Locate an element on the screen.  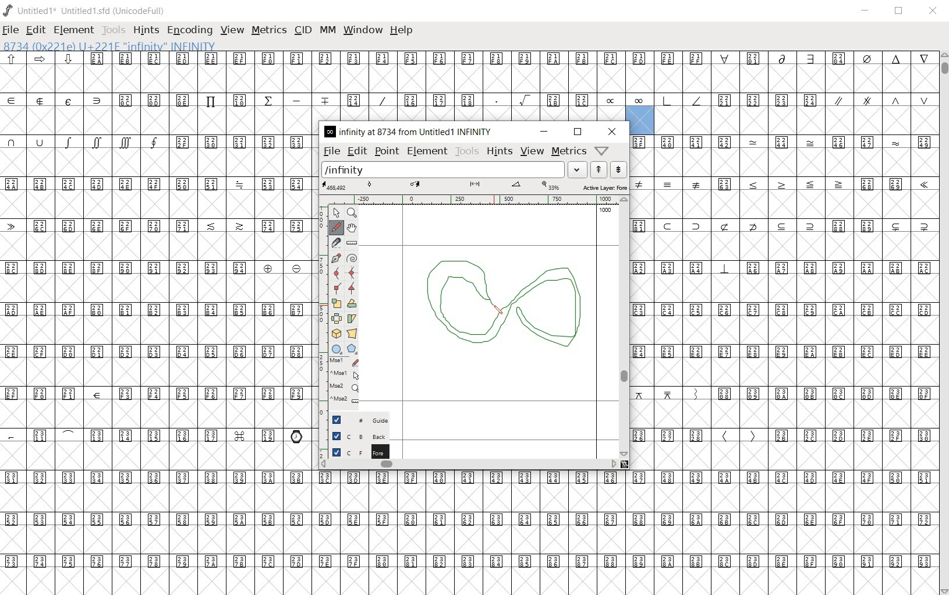
hints is located at coordinates (146, 29).